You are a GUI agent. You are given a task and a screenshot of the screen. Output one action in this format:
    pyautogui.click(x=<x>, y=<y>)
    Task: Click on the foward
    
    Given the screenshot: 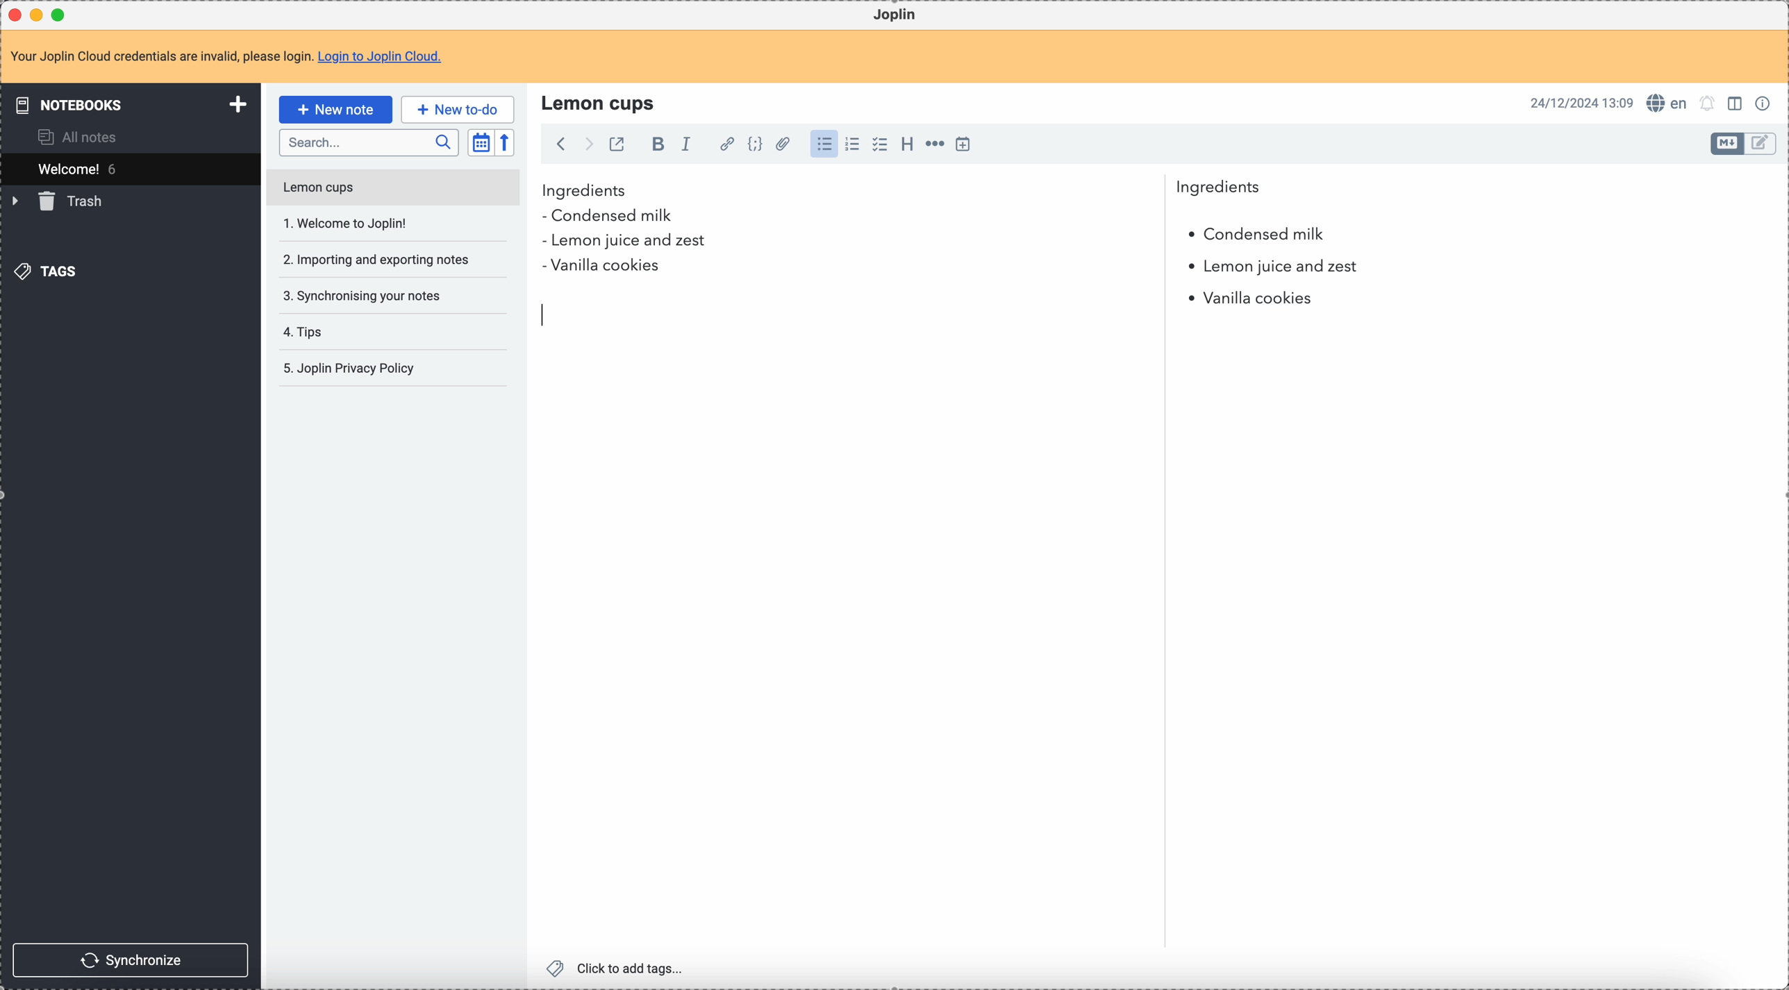 What is the action you would take?
    pyautogui.click(x=587, y=144)
    